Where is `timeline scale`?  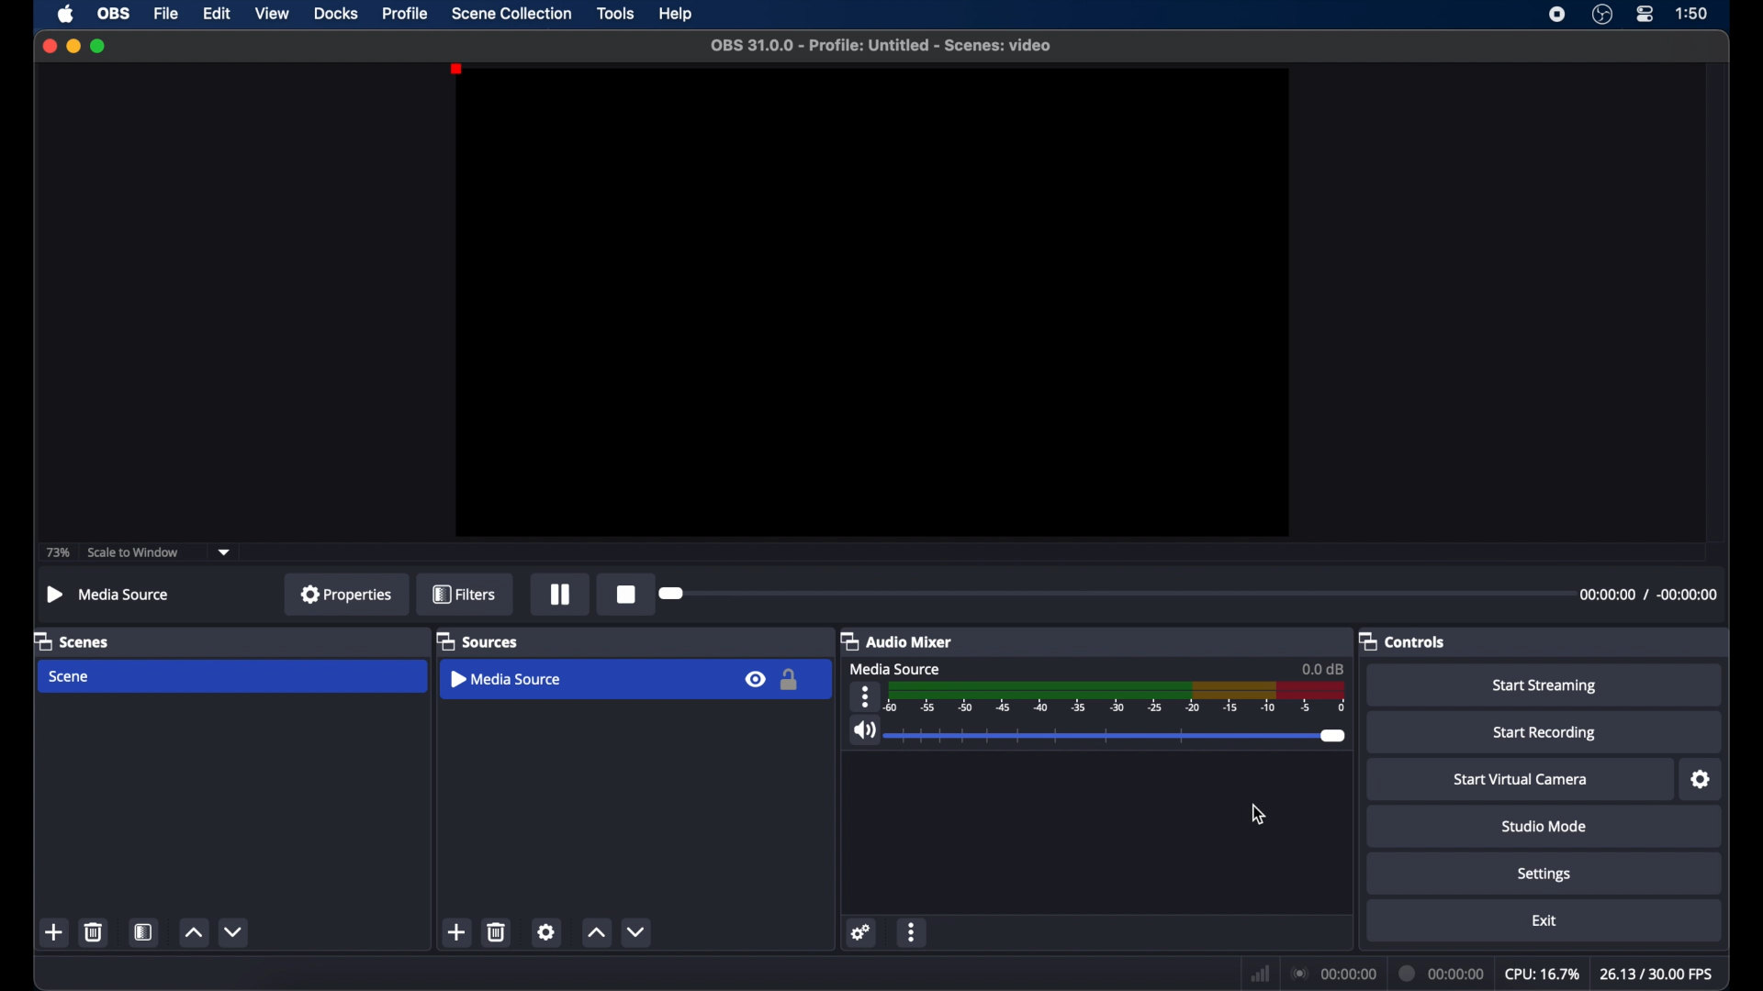 timeline scale is located at coordinates (1118, 699).